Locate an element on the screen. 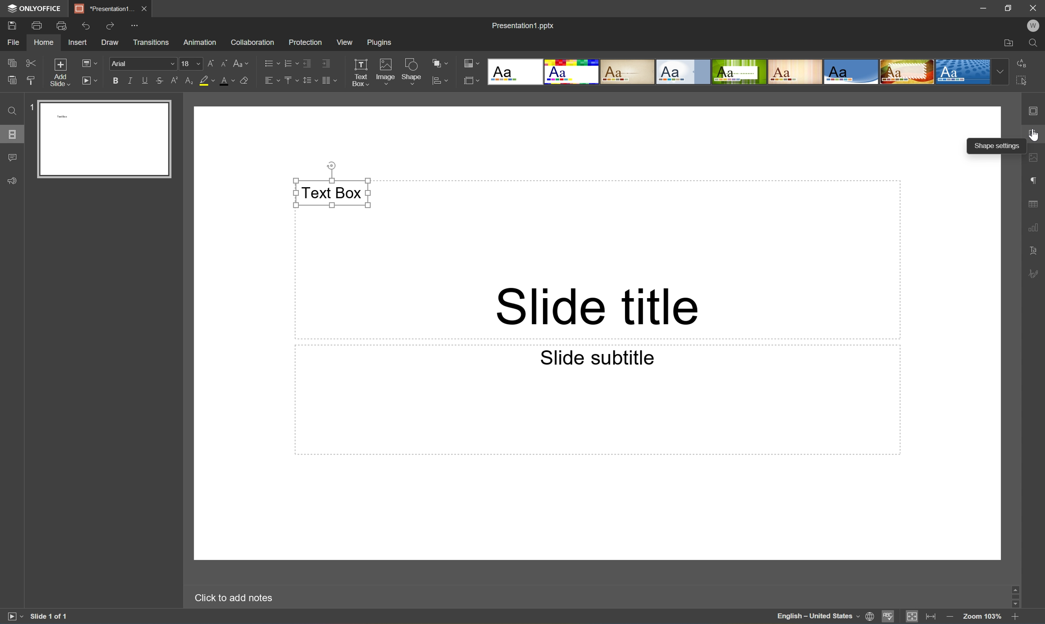  Scroll Up is located at coordinates (1018, 587).